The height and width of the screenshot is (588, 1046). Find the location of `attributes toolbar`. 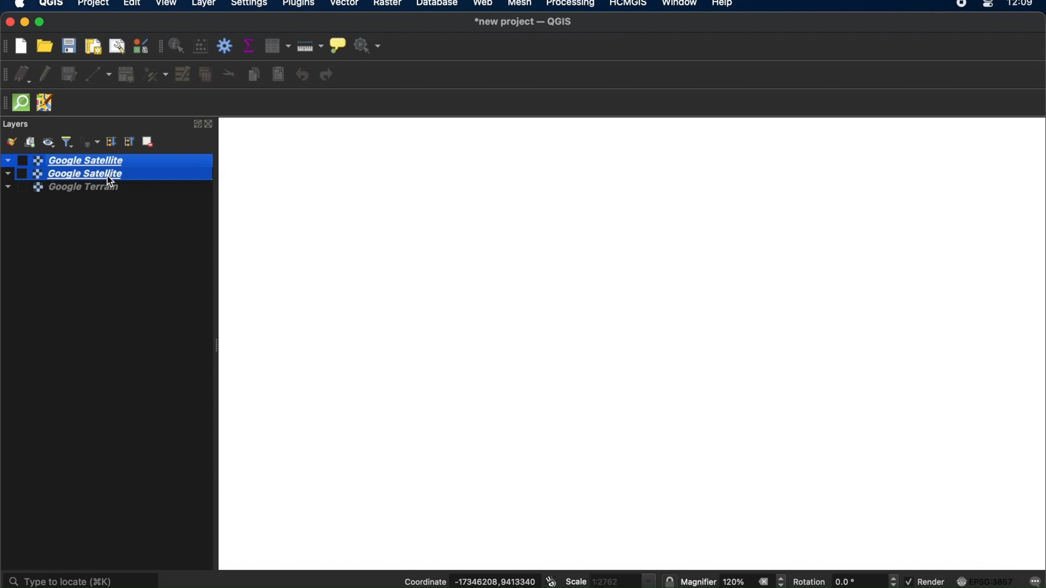

attributes toolbar is located at coordinates (159, 47).